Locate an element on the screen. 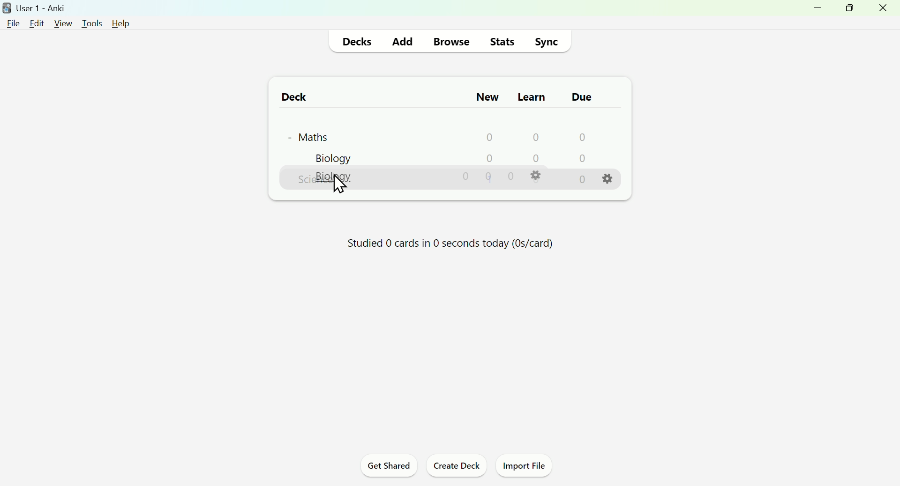 The image size is (900, 486). settings is located at coordinates (607, 161).